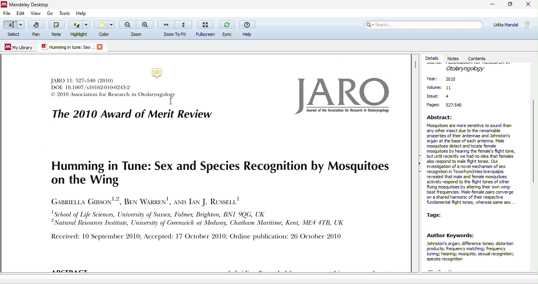  What do you see at coordinates (13, 29) in the screenshot?
I see `select` at bounding box center [13, 29].